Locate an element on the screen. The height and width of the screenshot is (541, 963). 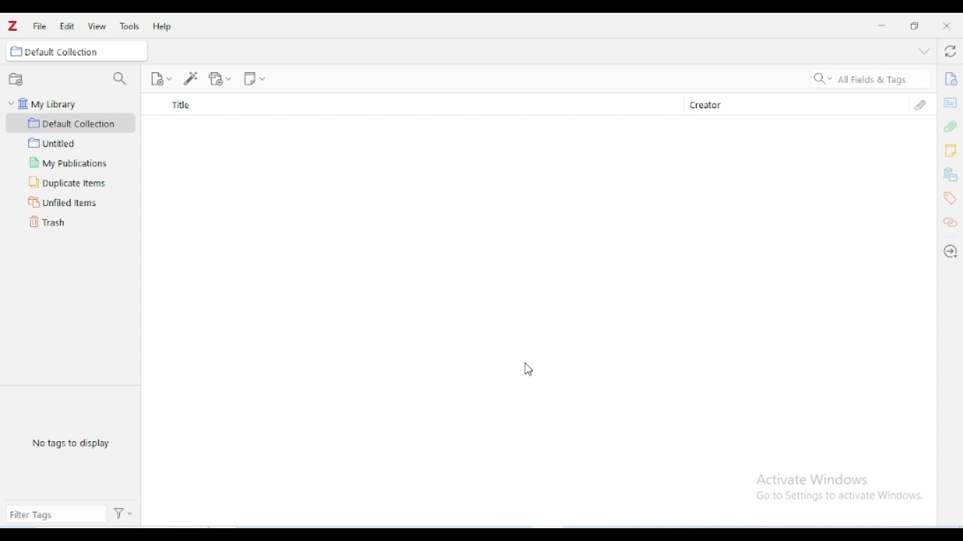
trash is located at coordinates (48, 222).